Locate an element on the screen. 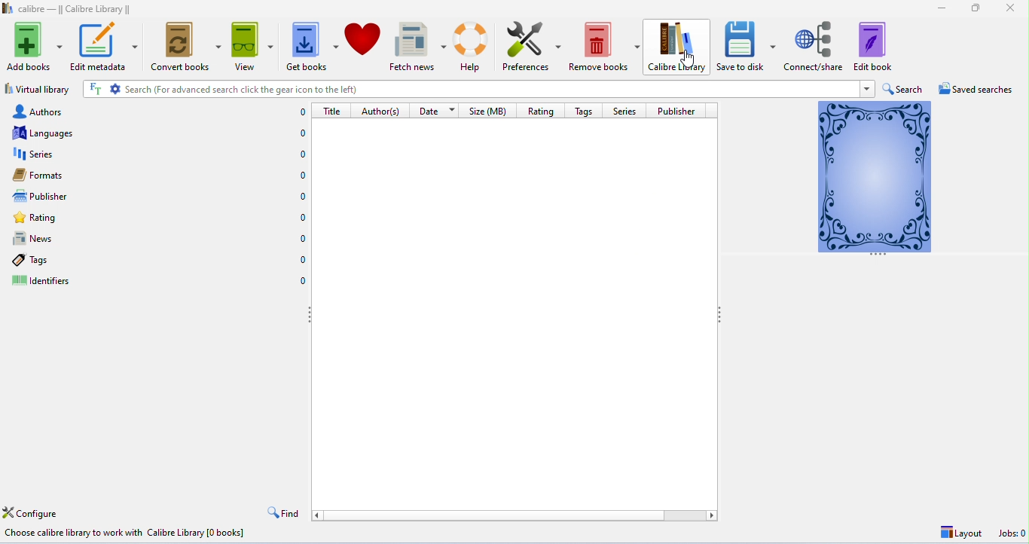 This screenshot has height=544, width=1029. calibre library is located at coordinates (679, 47).